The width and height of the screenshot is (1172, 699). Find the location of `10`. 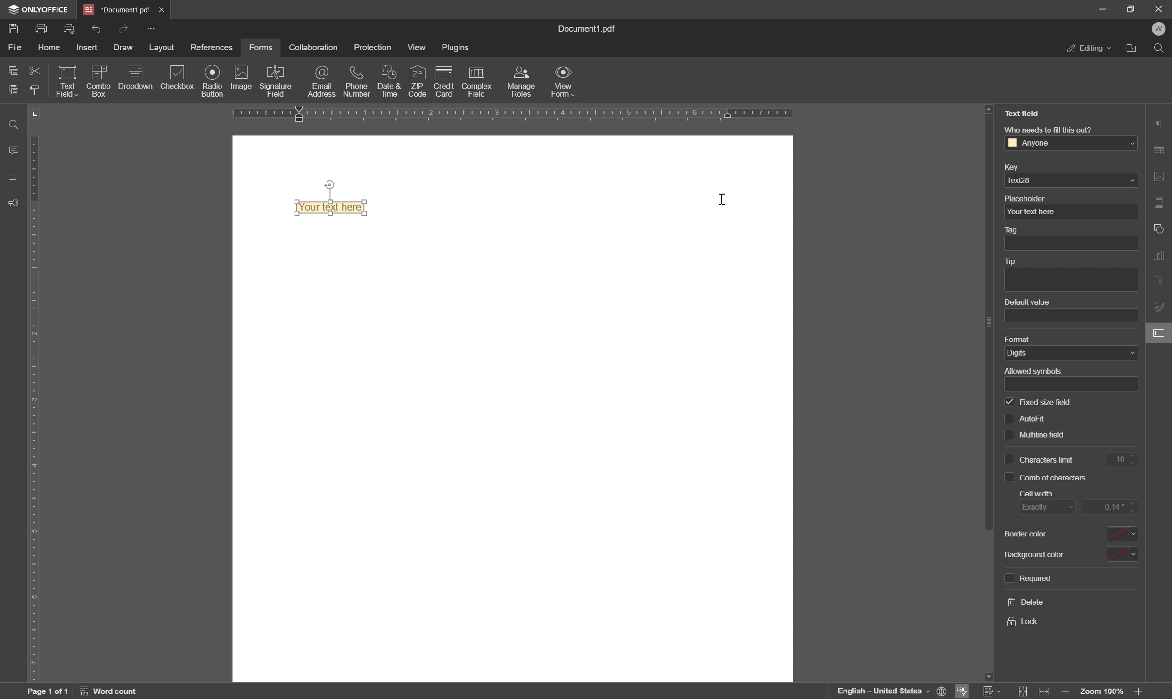

10 is located at coordinates (1124, 459).